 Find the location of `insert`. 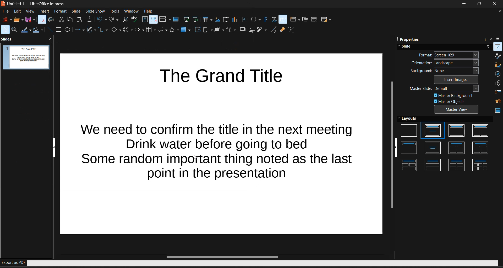

insert is located at coordinates (44, 11).